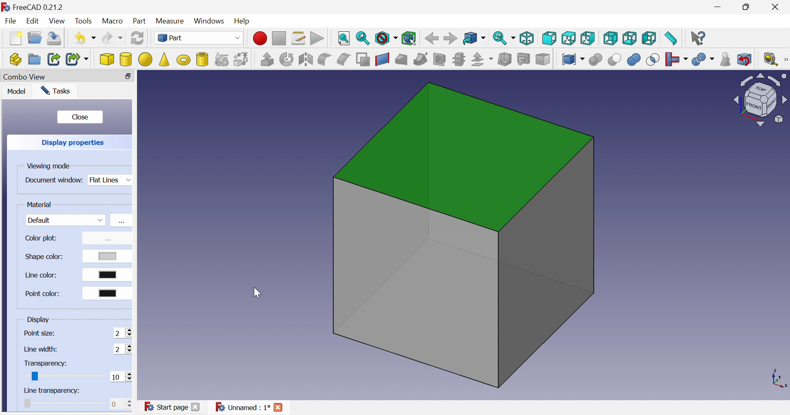 The height and width of the screenshot is (415, 790). I want to click on Color plot, so click(42, 239).